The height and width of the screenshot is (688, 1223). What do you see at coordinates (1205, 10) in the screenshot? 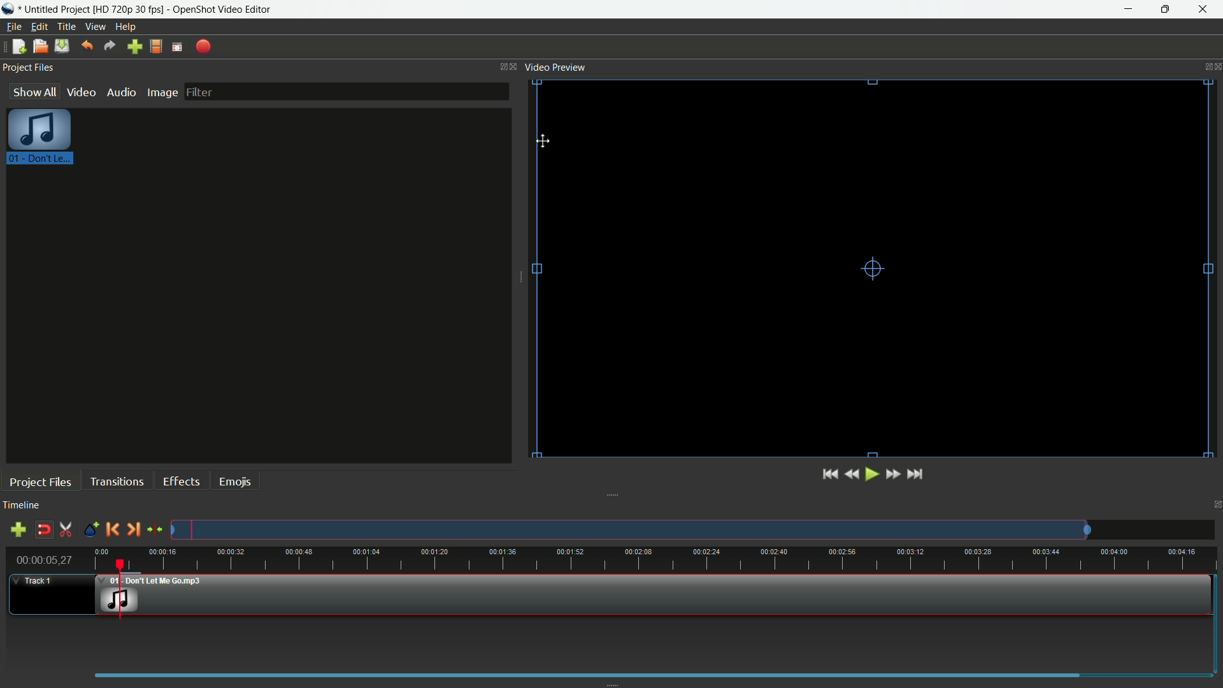
I see `close app` at bounding box center [1205, 10].